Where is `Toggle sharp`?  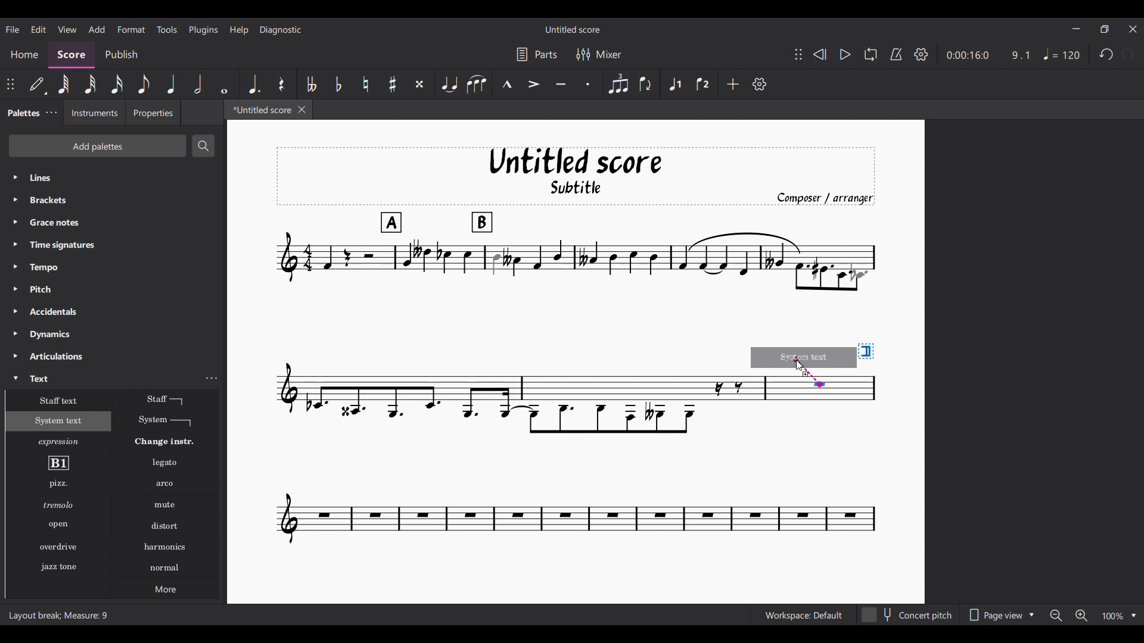
Toggle sharp is located at coordinates (392, 84).